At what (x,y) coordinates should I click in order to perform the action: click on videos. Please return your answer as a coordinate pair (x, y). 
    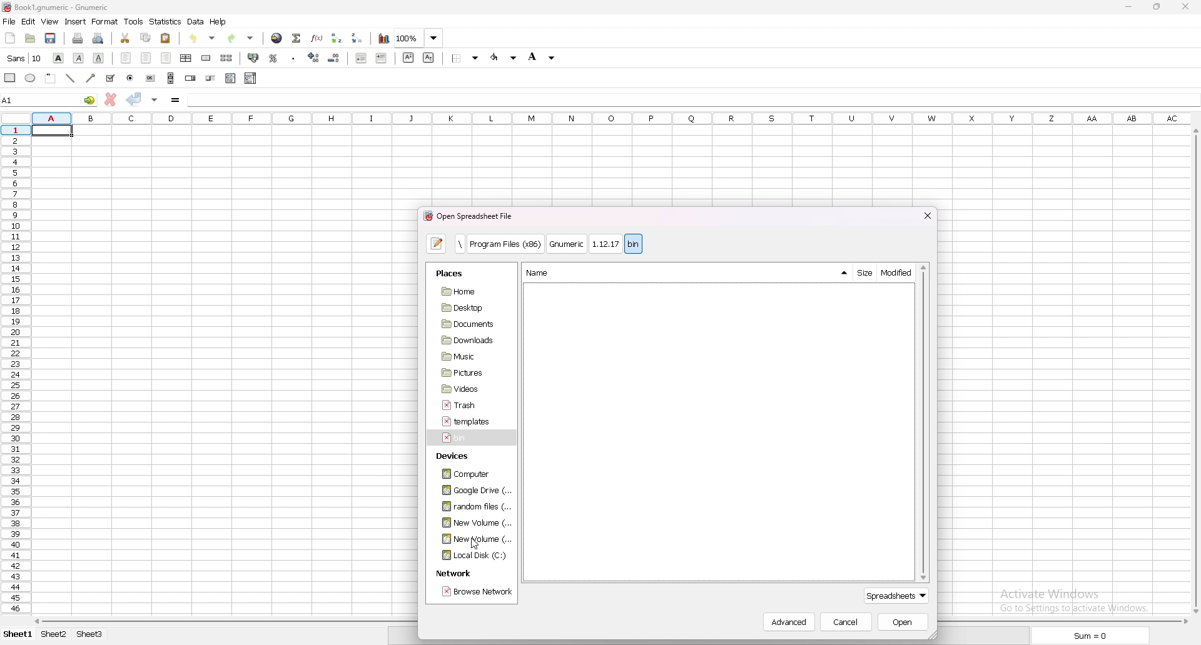
    Looking at the image, I should click on (466, 388).